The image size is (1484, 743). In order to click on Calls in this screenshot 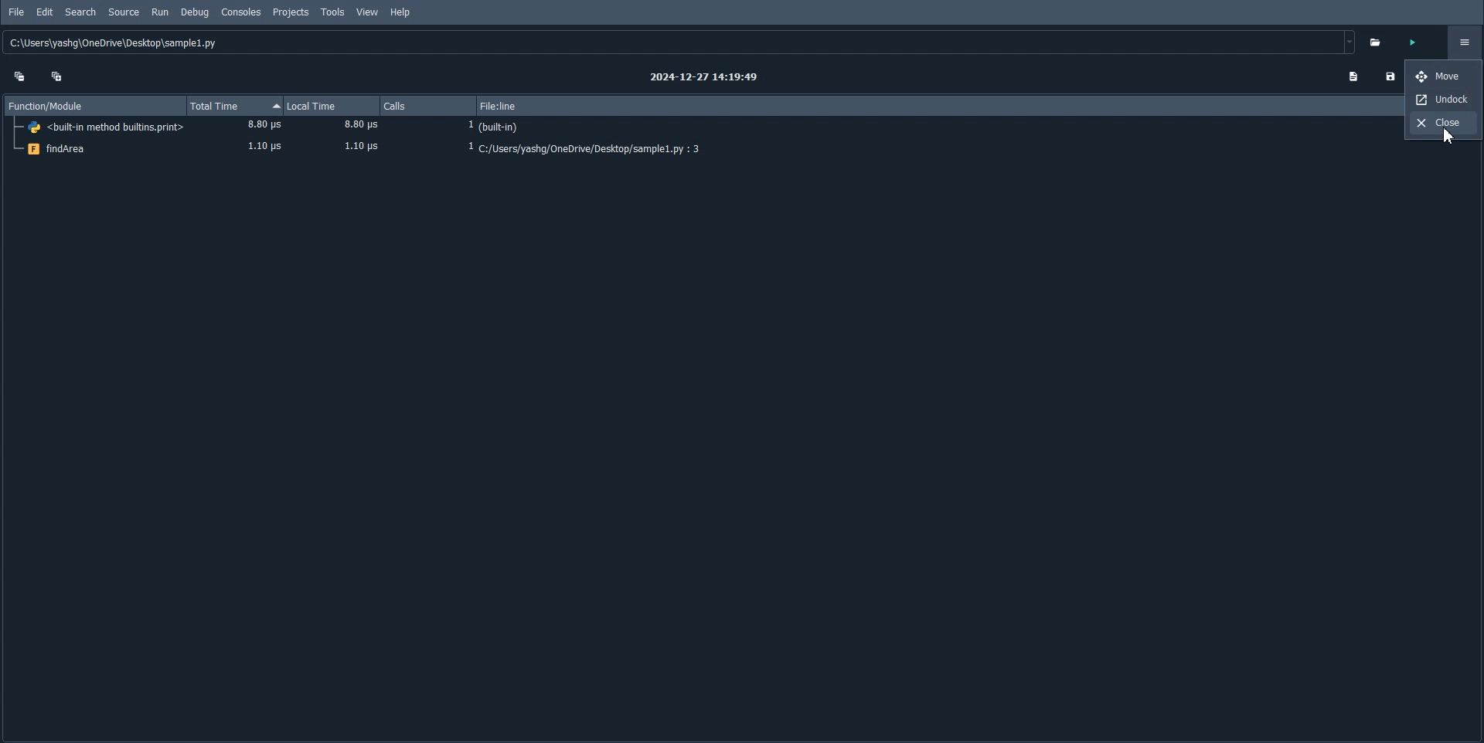, I will do `click(430, 106)`.